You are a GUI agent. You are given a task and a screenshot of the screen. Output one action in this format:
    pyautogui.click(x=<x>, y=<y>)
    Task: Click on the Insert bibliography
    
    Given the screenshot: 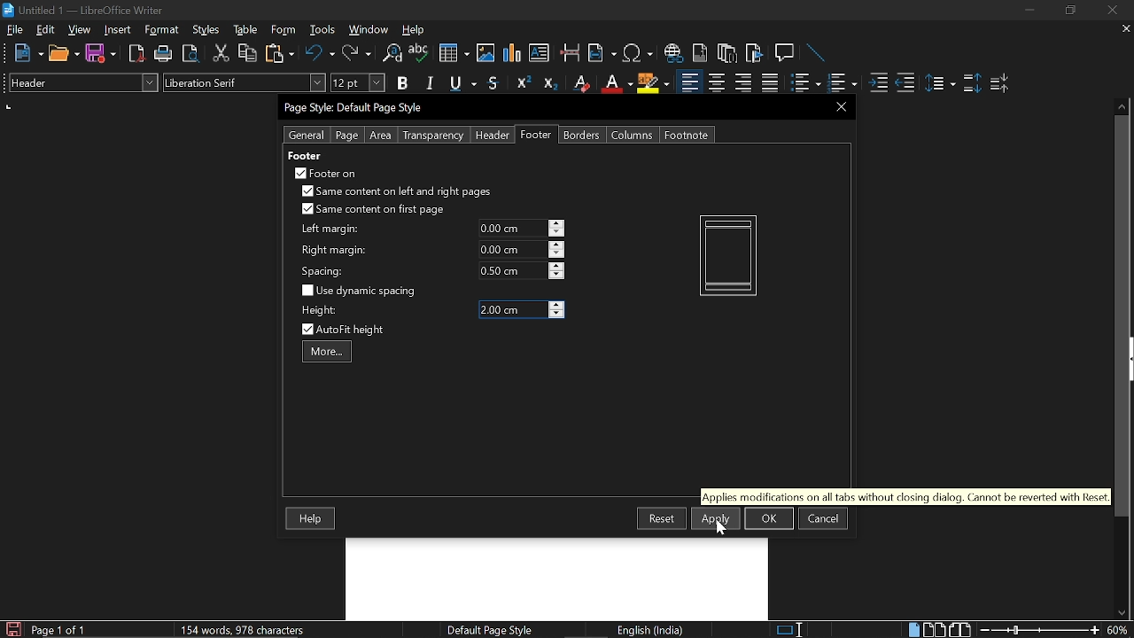 What is the action you would take?
    pyautogui.click(x=755, y=54)
    